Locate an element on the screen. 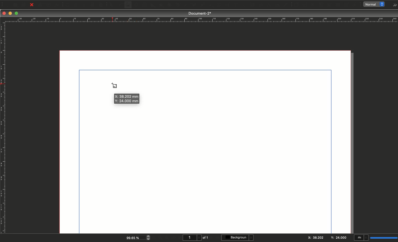 The width and height of the screenshot is (398, 242). Edit contents of frame is located at coordinates (230, 5).